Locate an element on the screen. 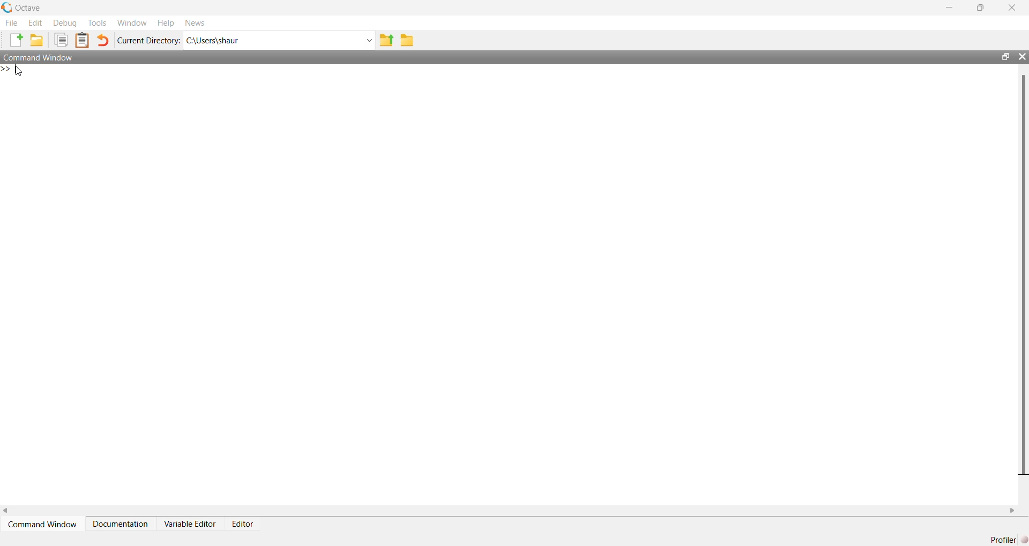  Command Window is located at coordinates (44, 524).